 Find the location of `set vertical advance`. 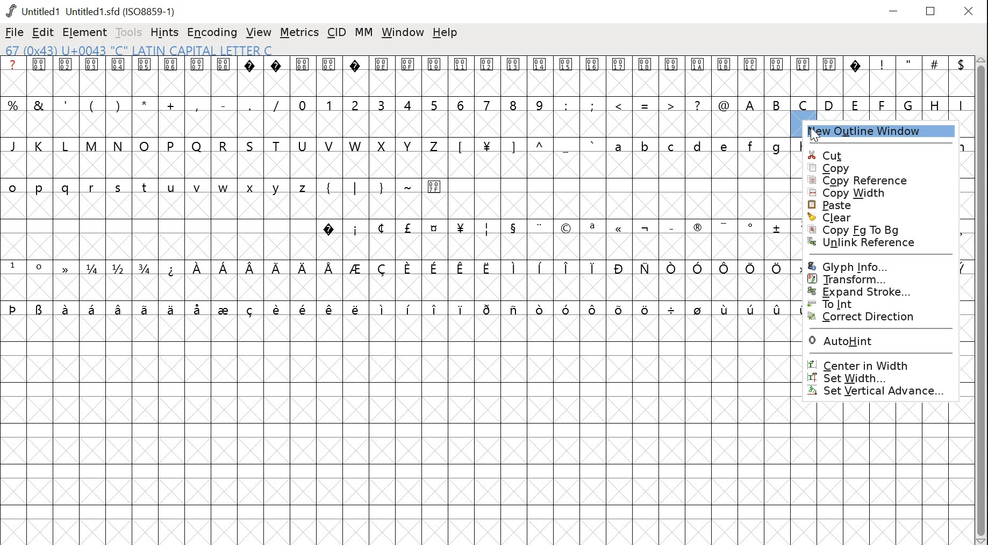

set vertical advance is located at coordinates (884, 392).